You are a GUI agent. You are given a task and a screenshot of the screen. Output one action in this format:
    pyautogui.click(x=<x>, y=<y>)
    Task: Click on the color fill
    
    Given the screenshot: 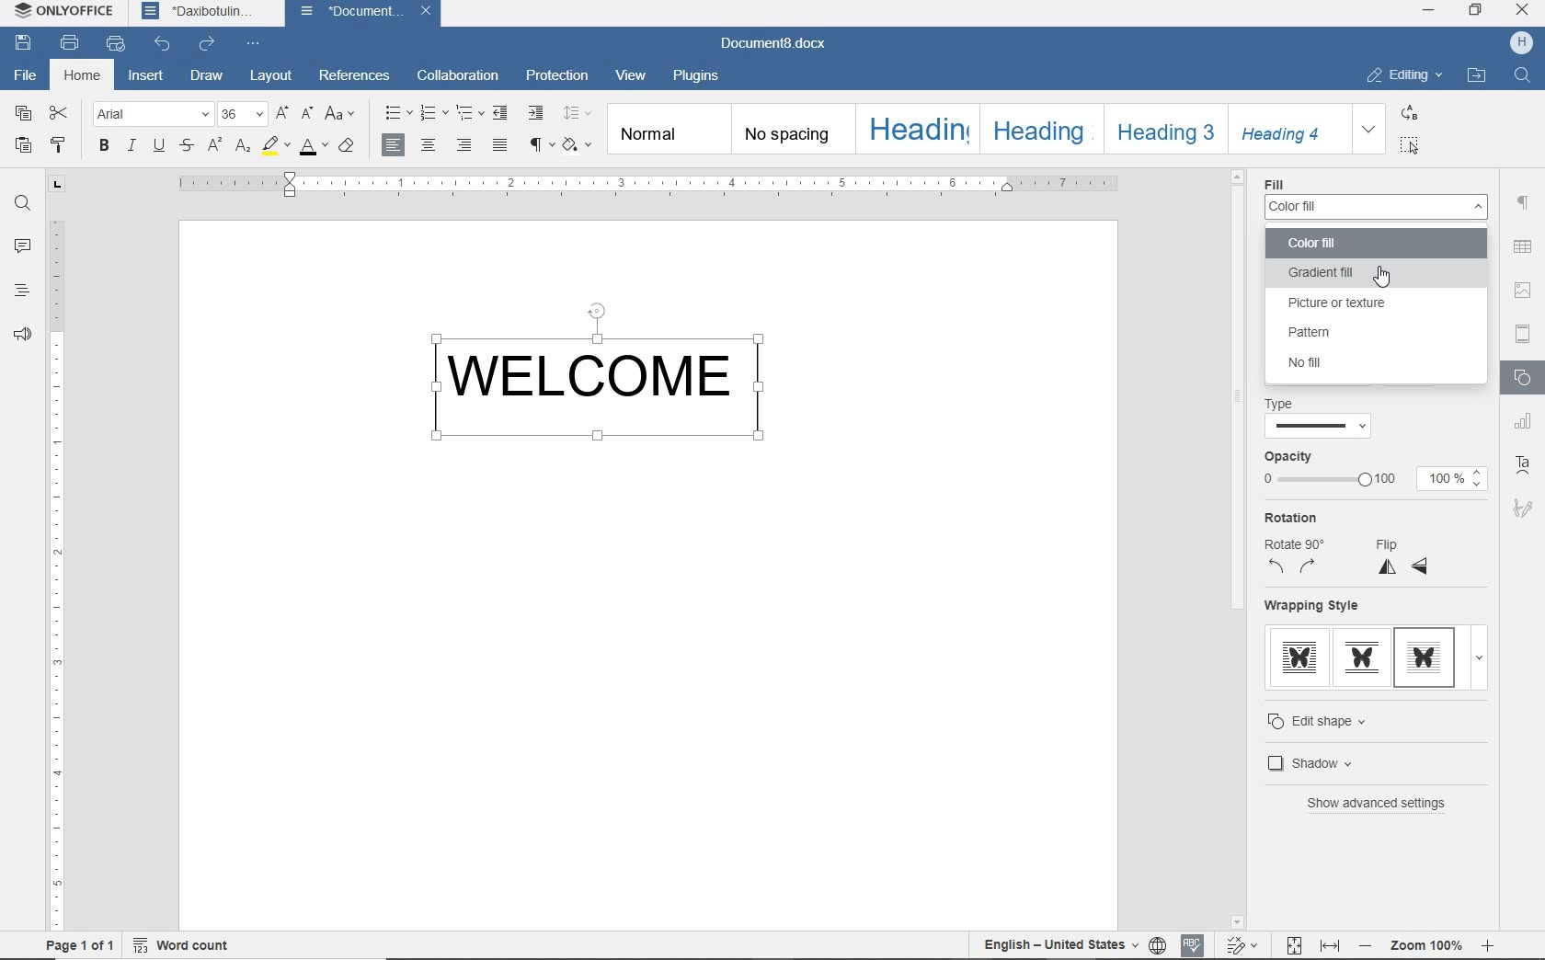 What is the action you would take?
    pyautogui.click(x=1349, y=245)
    